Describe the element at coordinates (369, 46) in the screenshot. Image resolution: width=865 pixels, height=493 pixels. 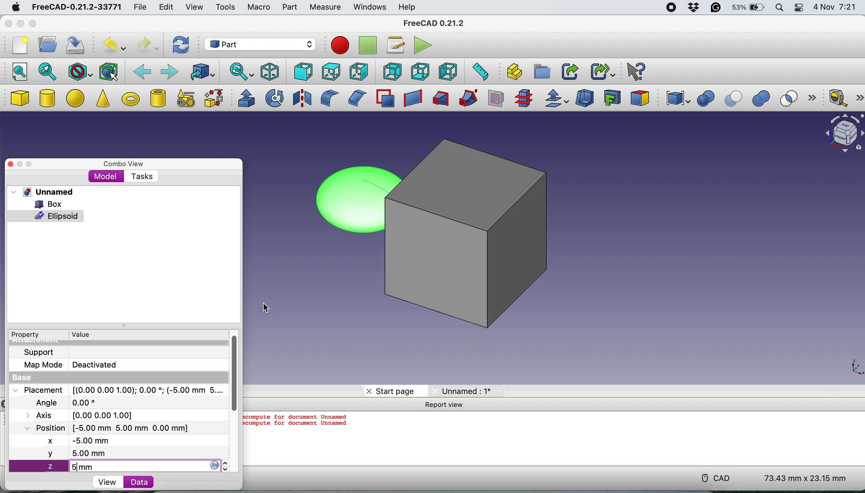
I see `stop recording macros` at that location.